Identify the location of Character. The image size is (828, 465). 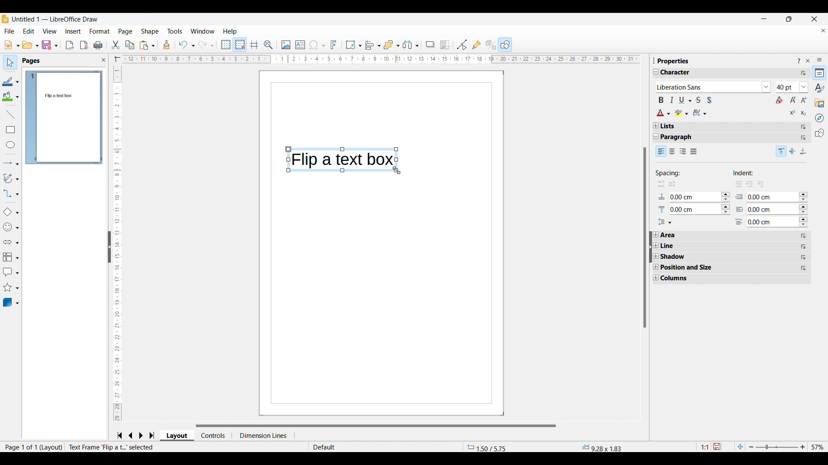
(679, 73).